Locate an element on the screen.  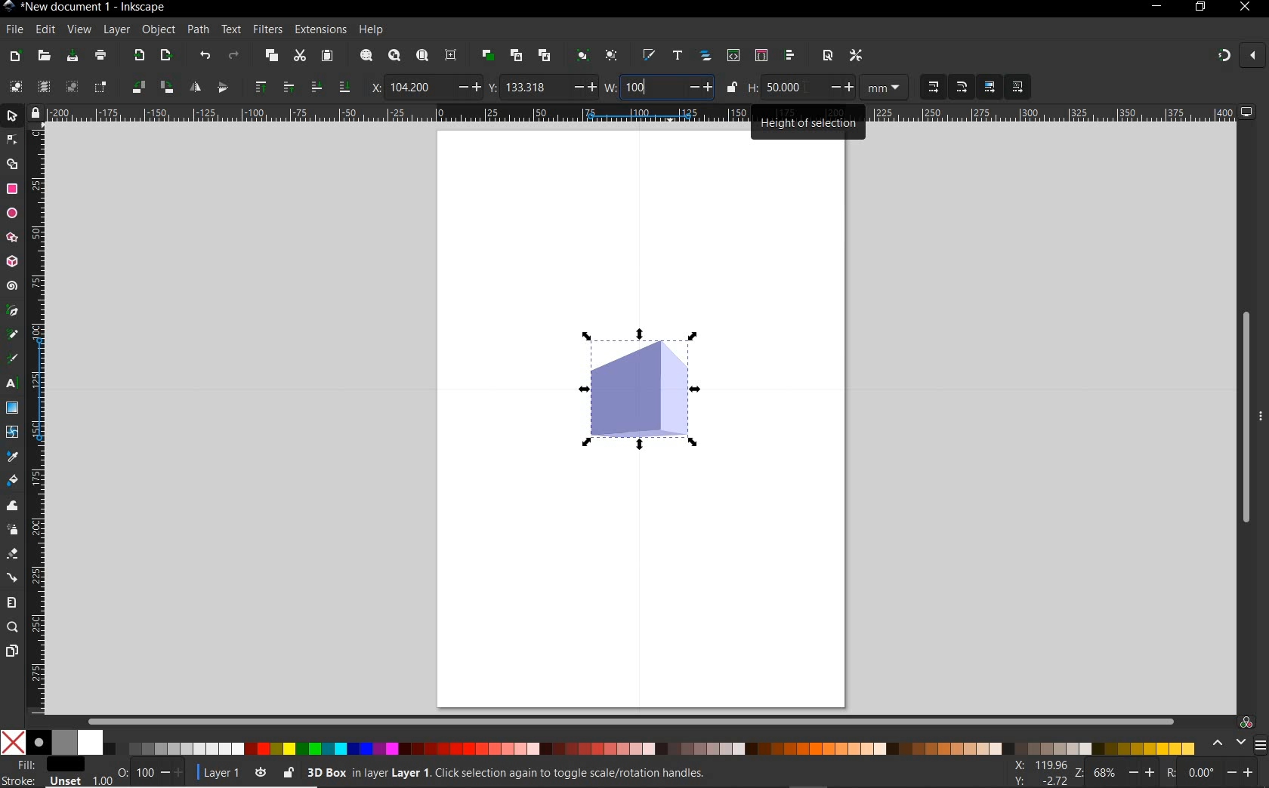
ruler is located at coordinates (39, 419).